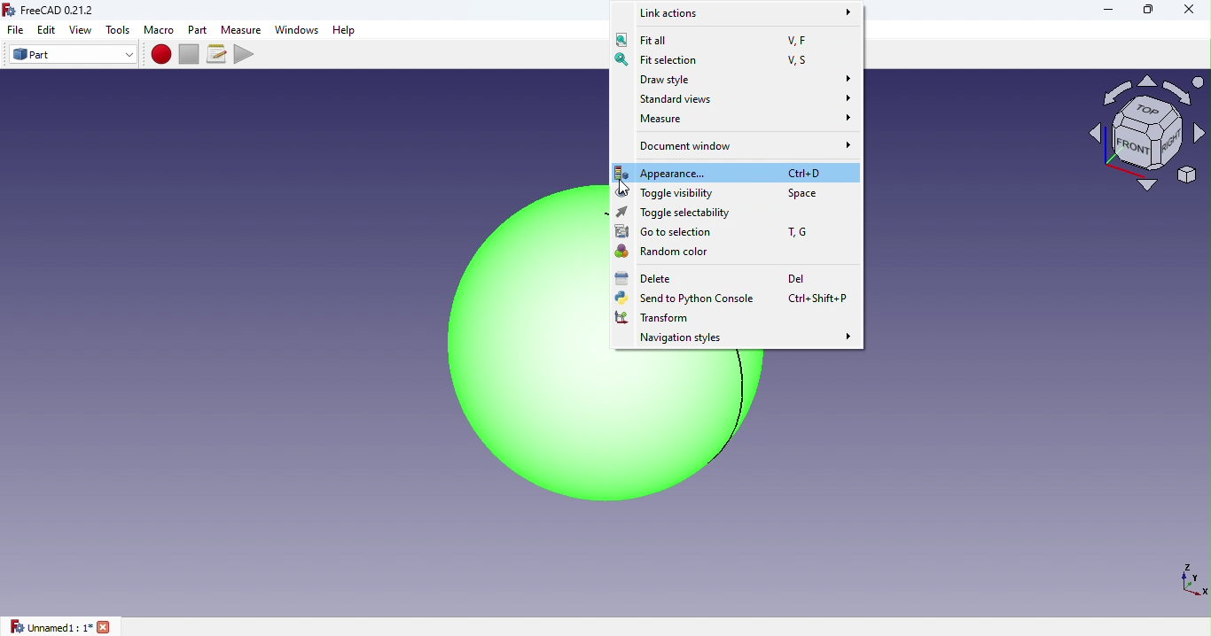 The width and height of the screenshot is (1211, 636). What do you see at coordinates (242, 28) in the screenshot?
I see `Measure` at bounding box center [242, 28].